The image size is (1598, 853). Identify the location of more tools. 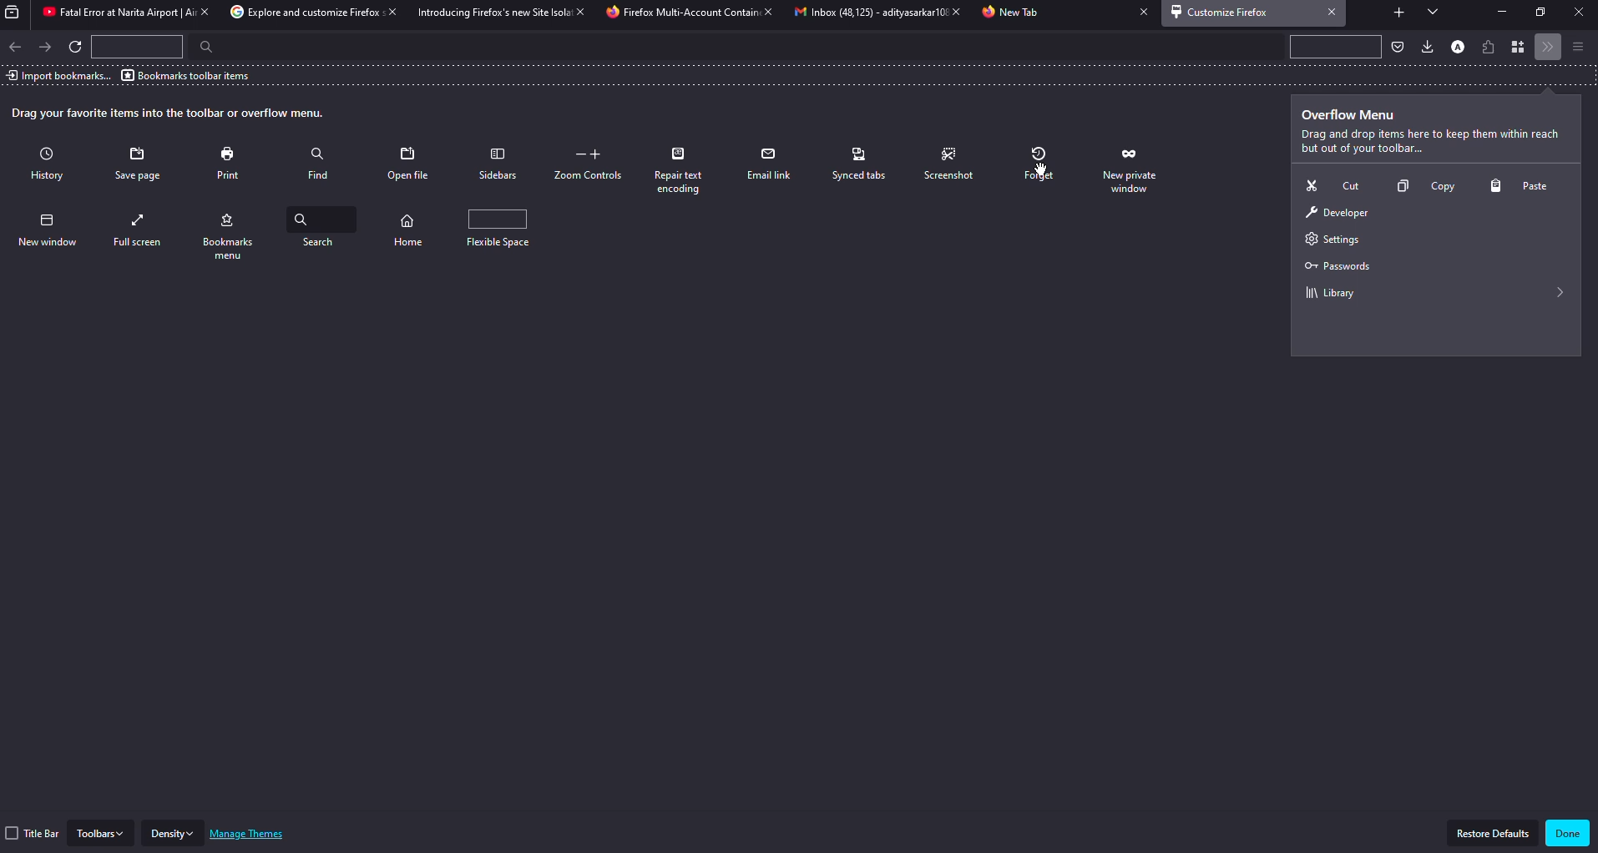
(1550, 48).